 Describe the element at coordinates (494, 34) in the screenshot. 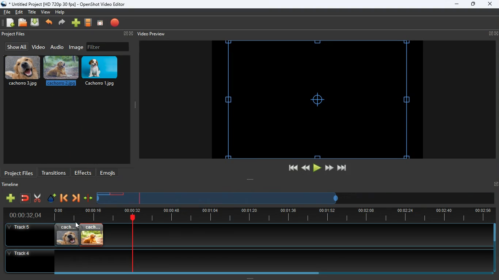

I see `fullscreen` at that location.